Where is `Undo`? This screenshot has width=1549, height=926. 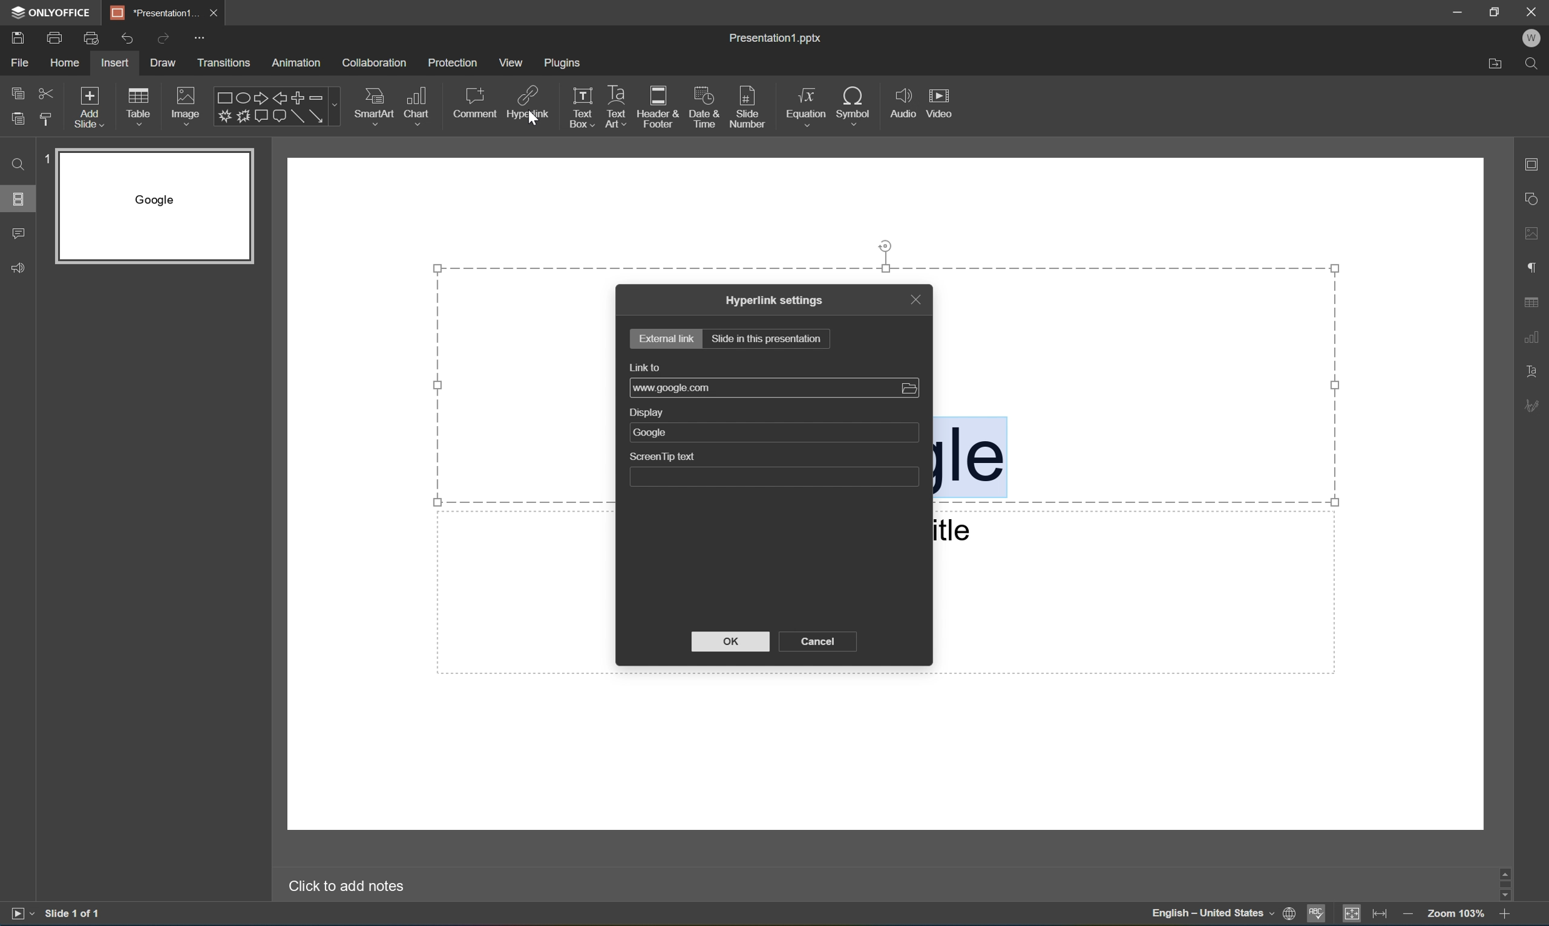
Undo is located at coordinates (127, 40).